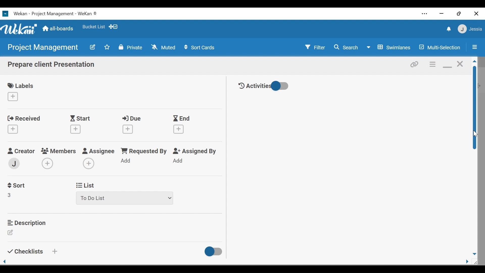 Image resolution: width=485 pixels, height=273 pixels. I want to click on Wekan Desktop icon, so click(54, 14).